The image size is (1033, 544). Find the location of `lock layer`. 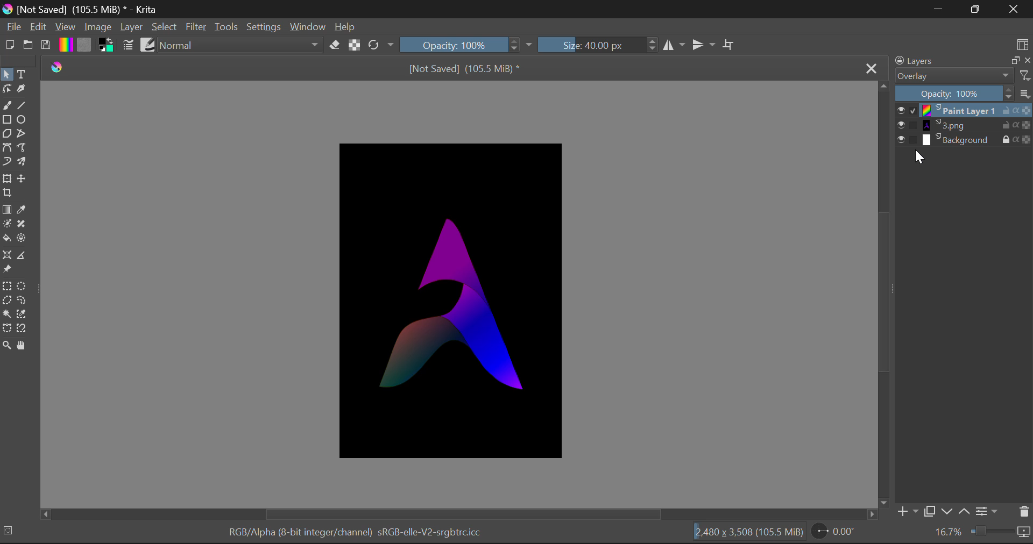

lock layer is located at coordinates (1010, 125).